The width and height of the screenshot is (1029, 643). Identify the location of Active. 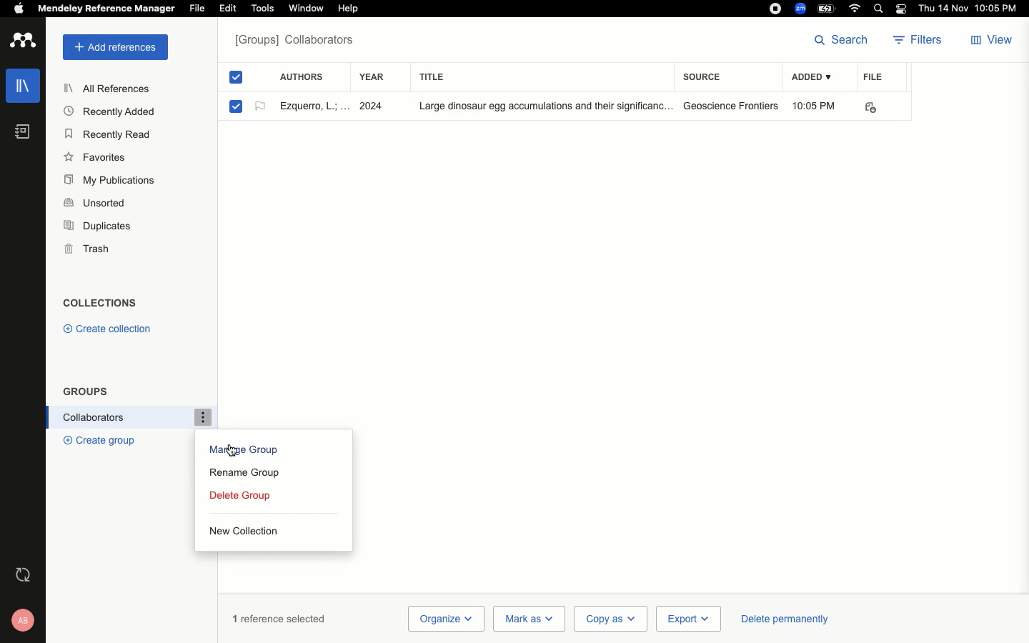
(258, 108).